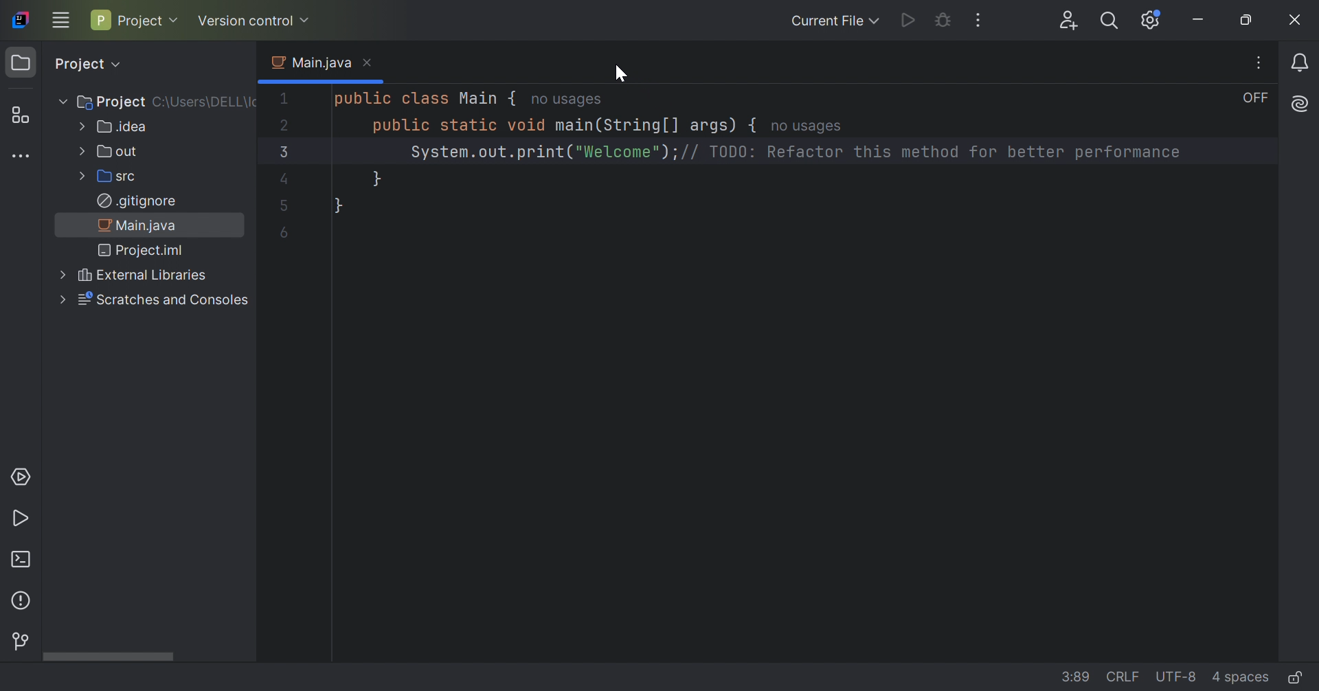 The image size is (1319, 691). Describe the element at coordinates (112, 128) in the screenshot. I see `Idea` at that location.